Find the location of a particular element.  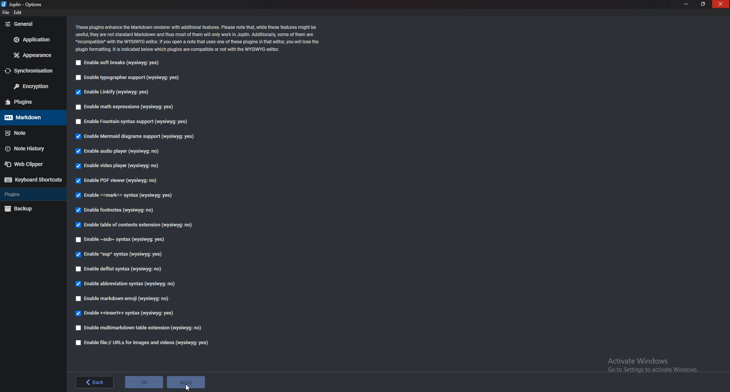

Application is located at coordinates (33, 39).